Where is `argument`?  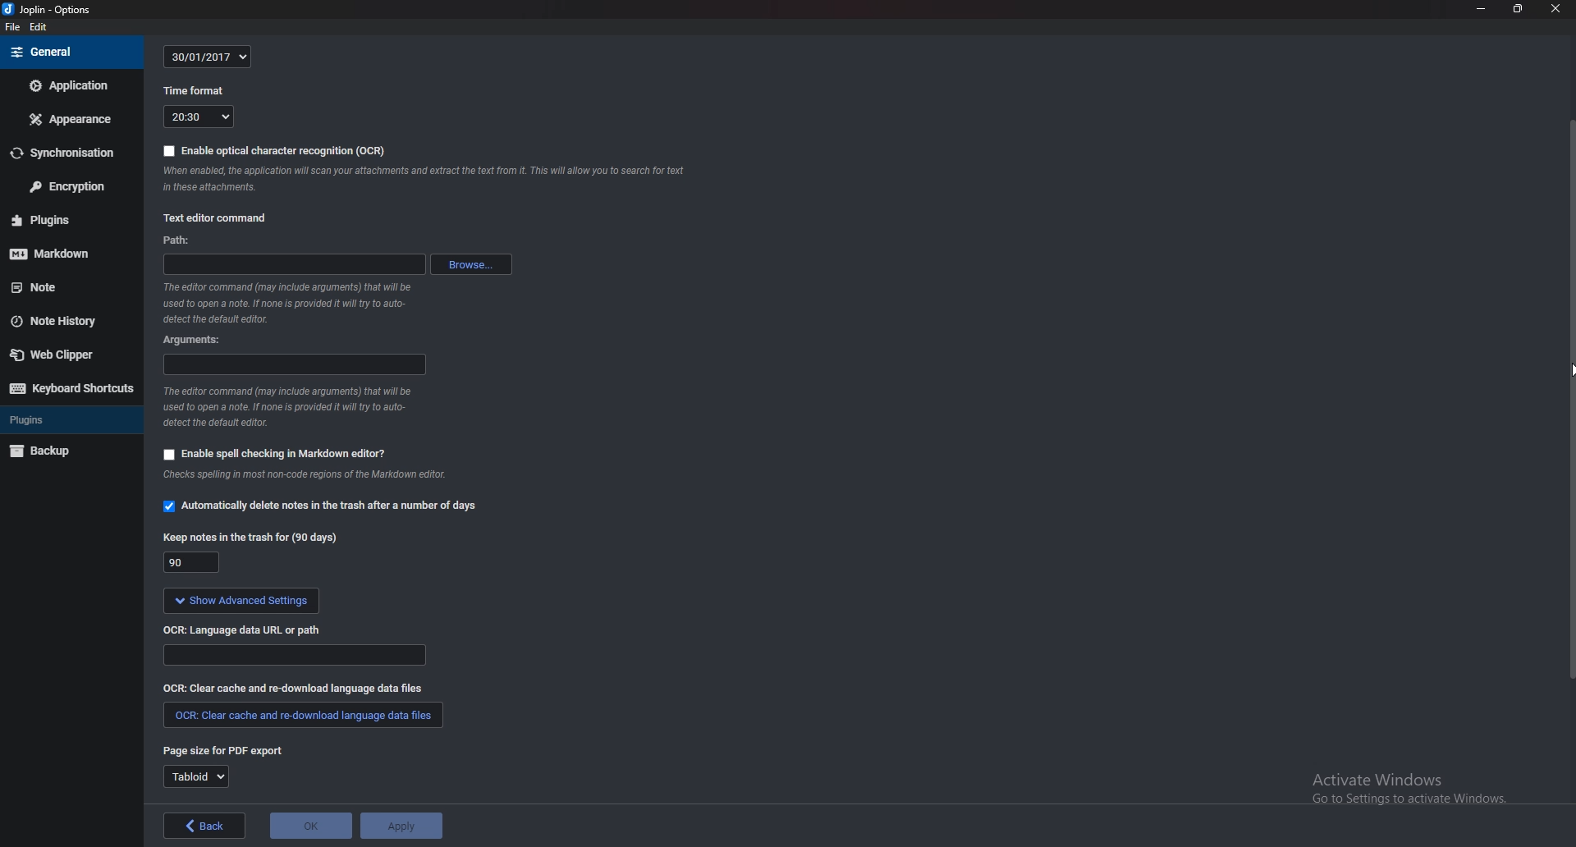
argument is located at coordinates (197, 341).